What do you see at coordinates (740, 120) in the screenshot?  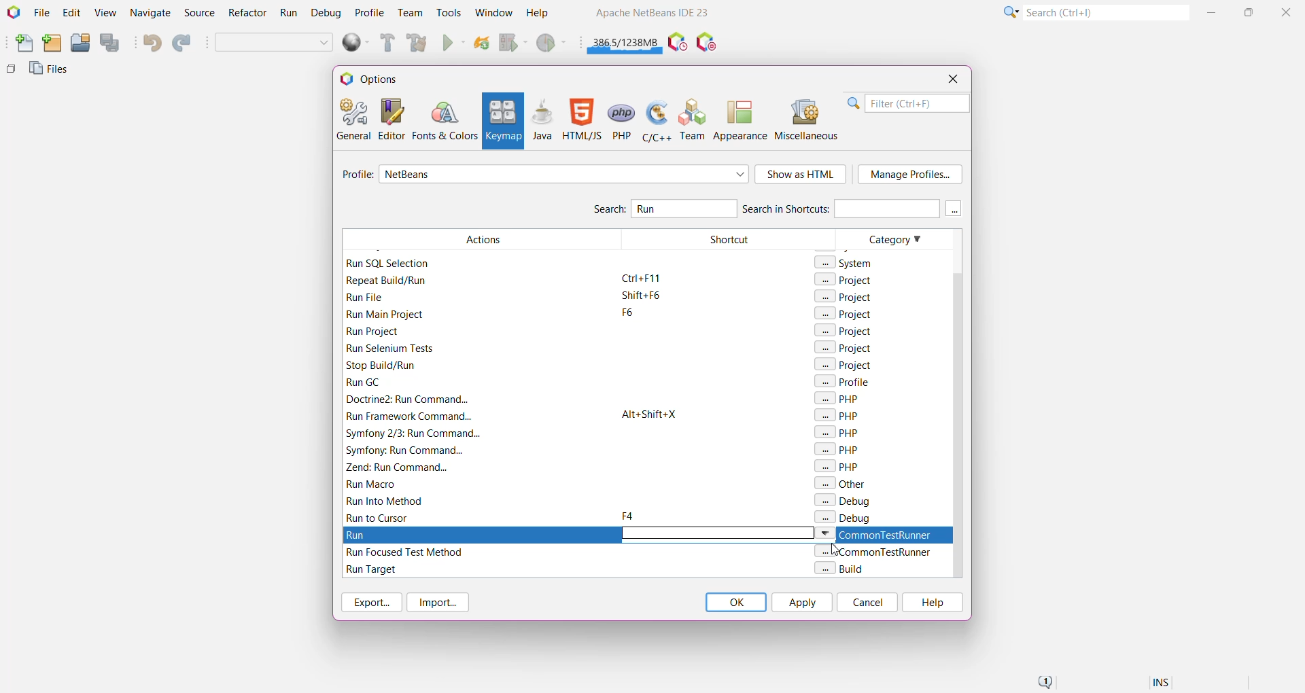 I see `Appearance` at bounding box center [740, 120].